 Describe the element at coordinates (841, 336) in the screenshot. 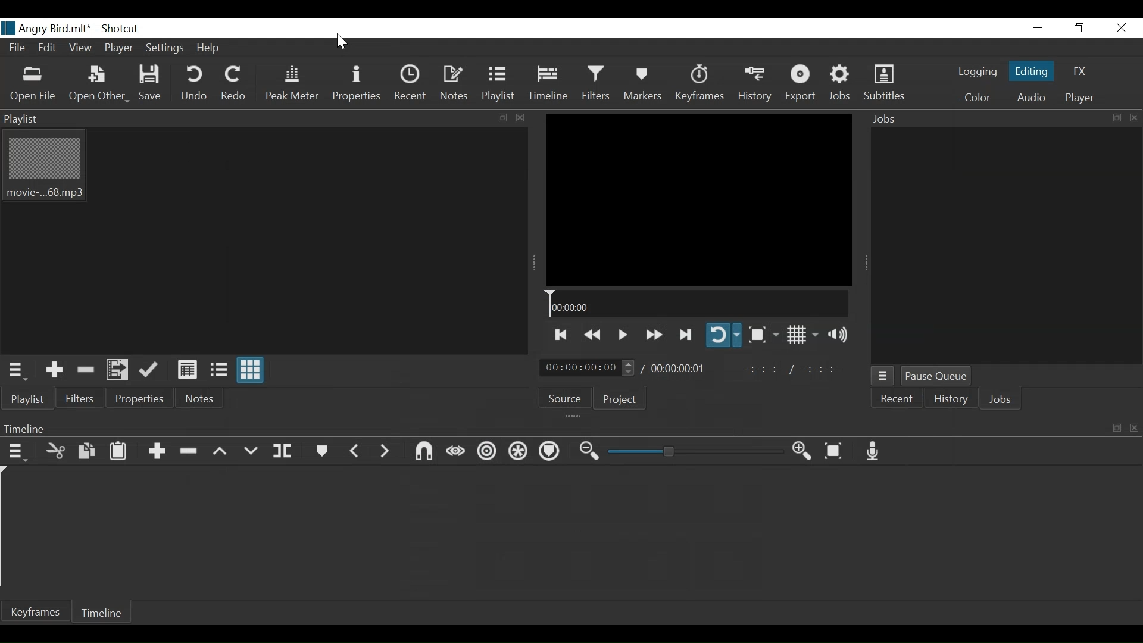

I see `Show volume control` at that location.